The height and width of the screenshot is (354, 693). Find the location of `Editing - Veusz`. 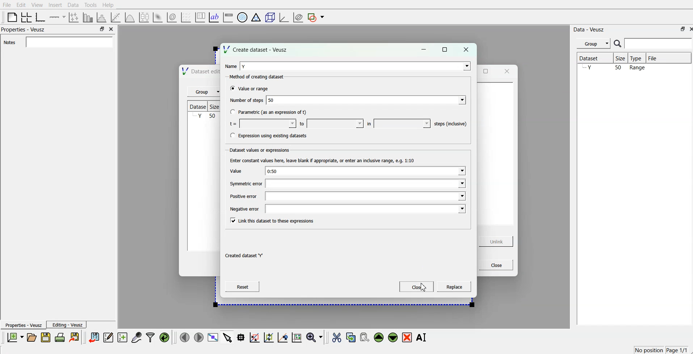

Editing - Veusz is located at coordinates (68, 325).